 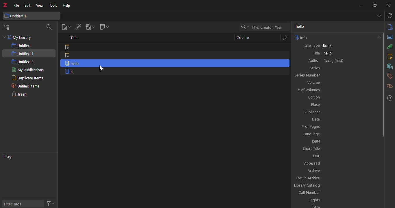 What do you see at coordinates (16, 6) in the screenshot?
I see `file` at bounding box center [16, 6].